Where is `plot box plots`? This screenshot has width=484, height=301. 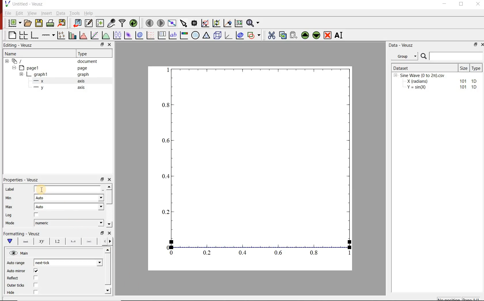 plot box plots is located at coordinates (118, 35).